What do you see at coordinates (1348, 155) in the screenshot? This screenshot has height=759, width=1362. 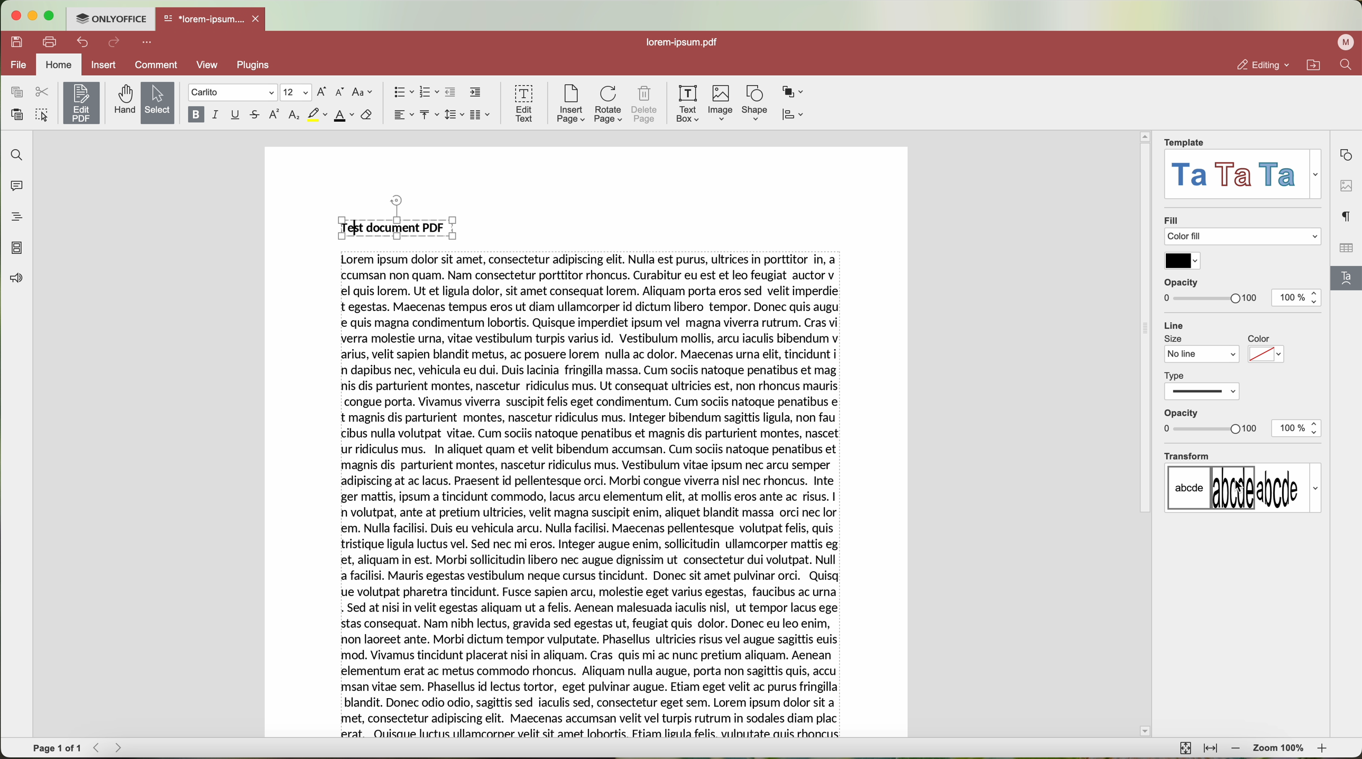 I see `shape settings` at bounding box center [1348, 155].